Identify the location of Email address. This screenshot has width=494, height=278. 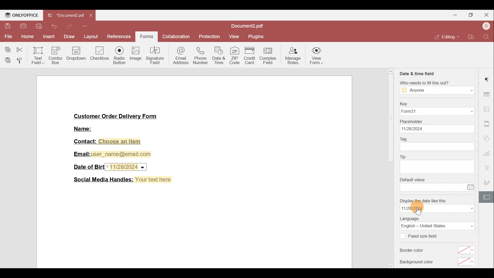
(180, 55).